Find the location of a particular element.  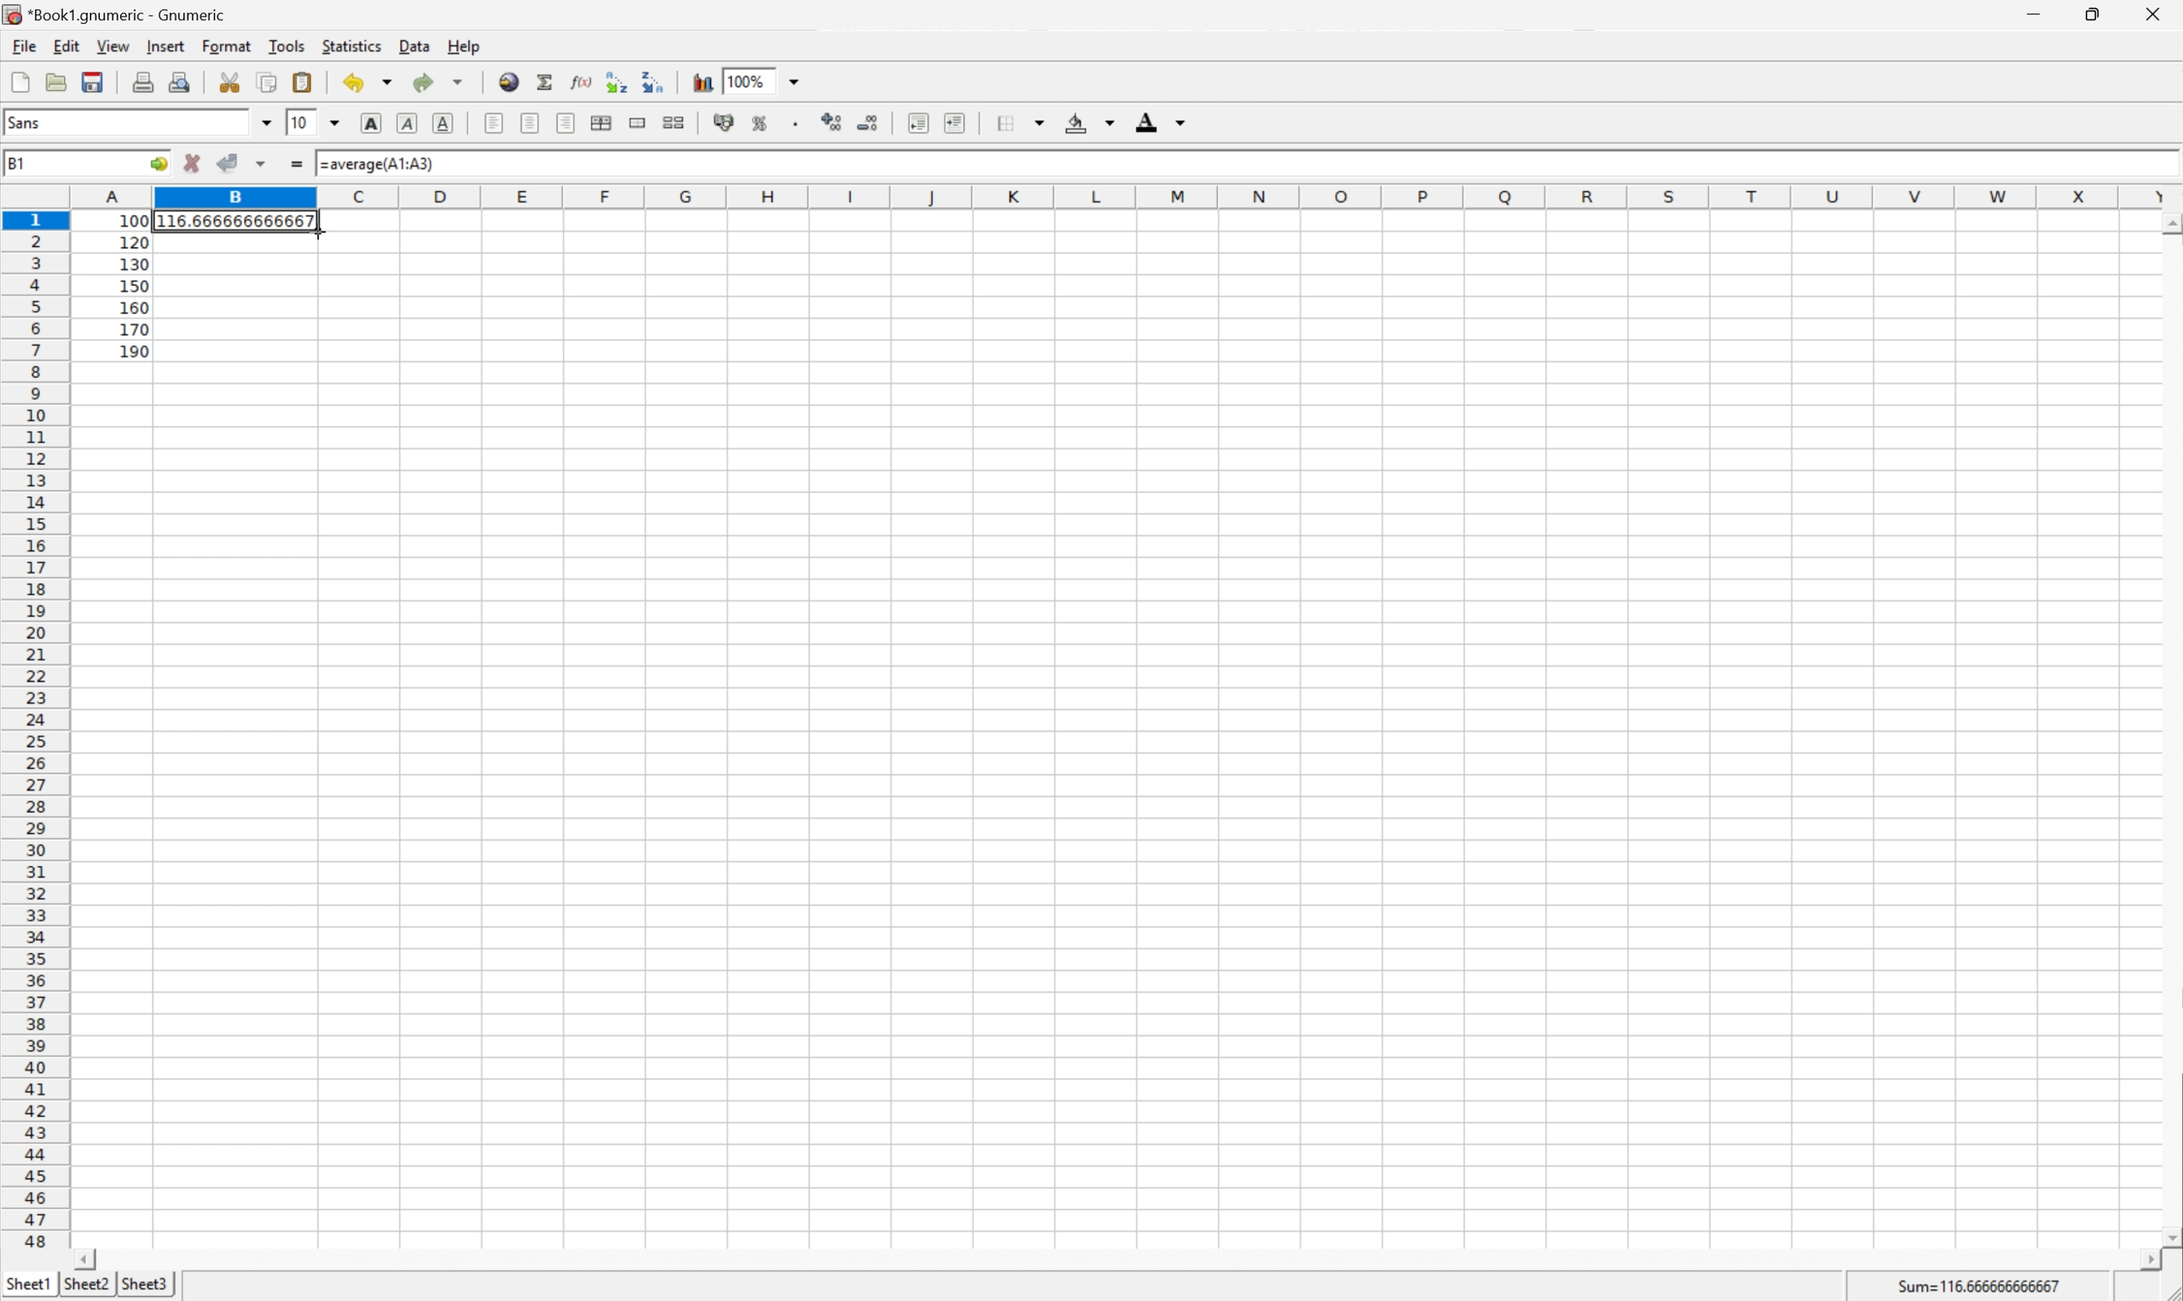

120 is located at coordinates (135, 241).